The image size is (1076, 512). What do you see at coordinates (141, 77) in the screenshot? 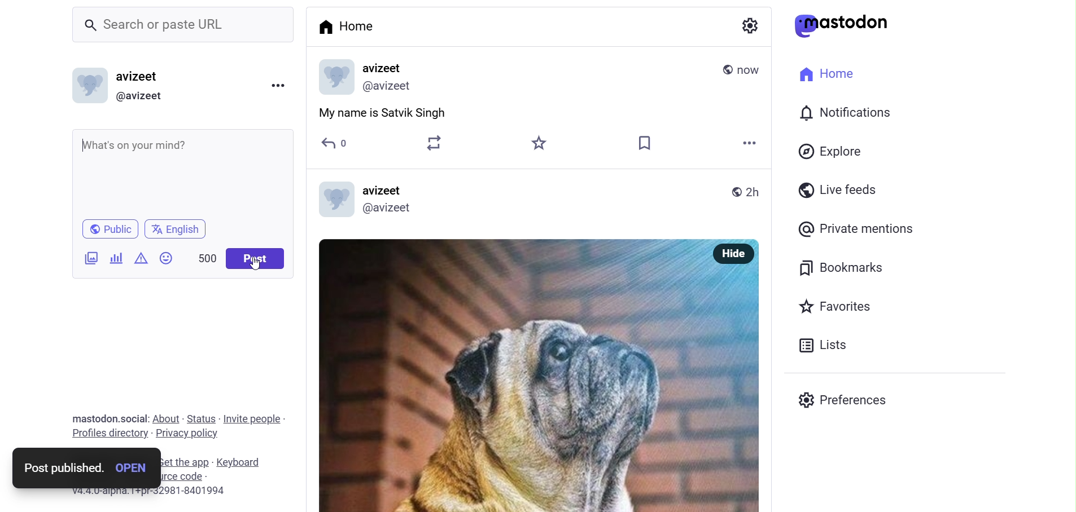
I see `avizeet` at bounding box center [141, 77].